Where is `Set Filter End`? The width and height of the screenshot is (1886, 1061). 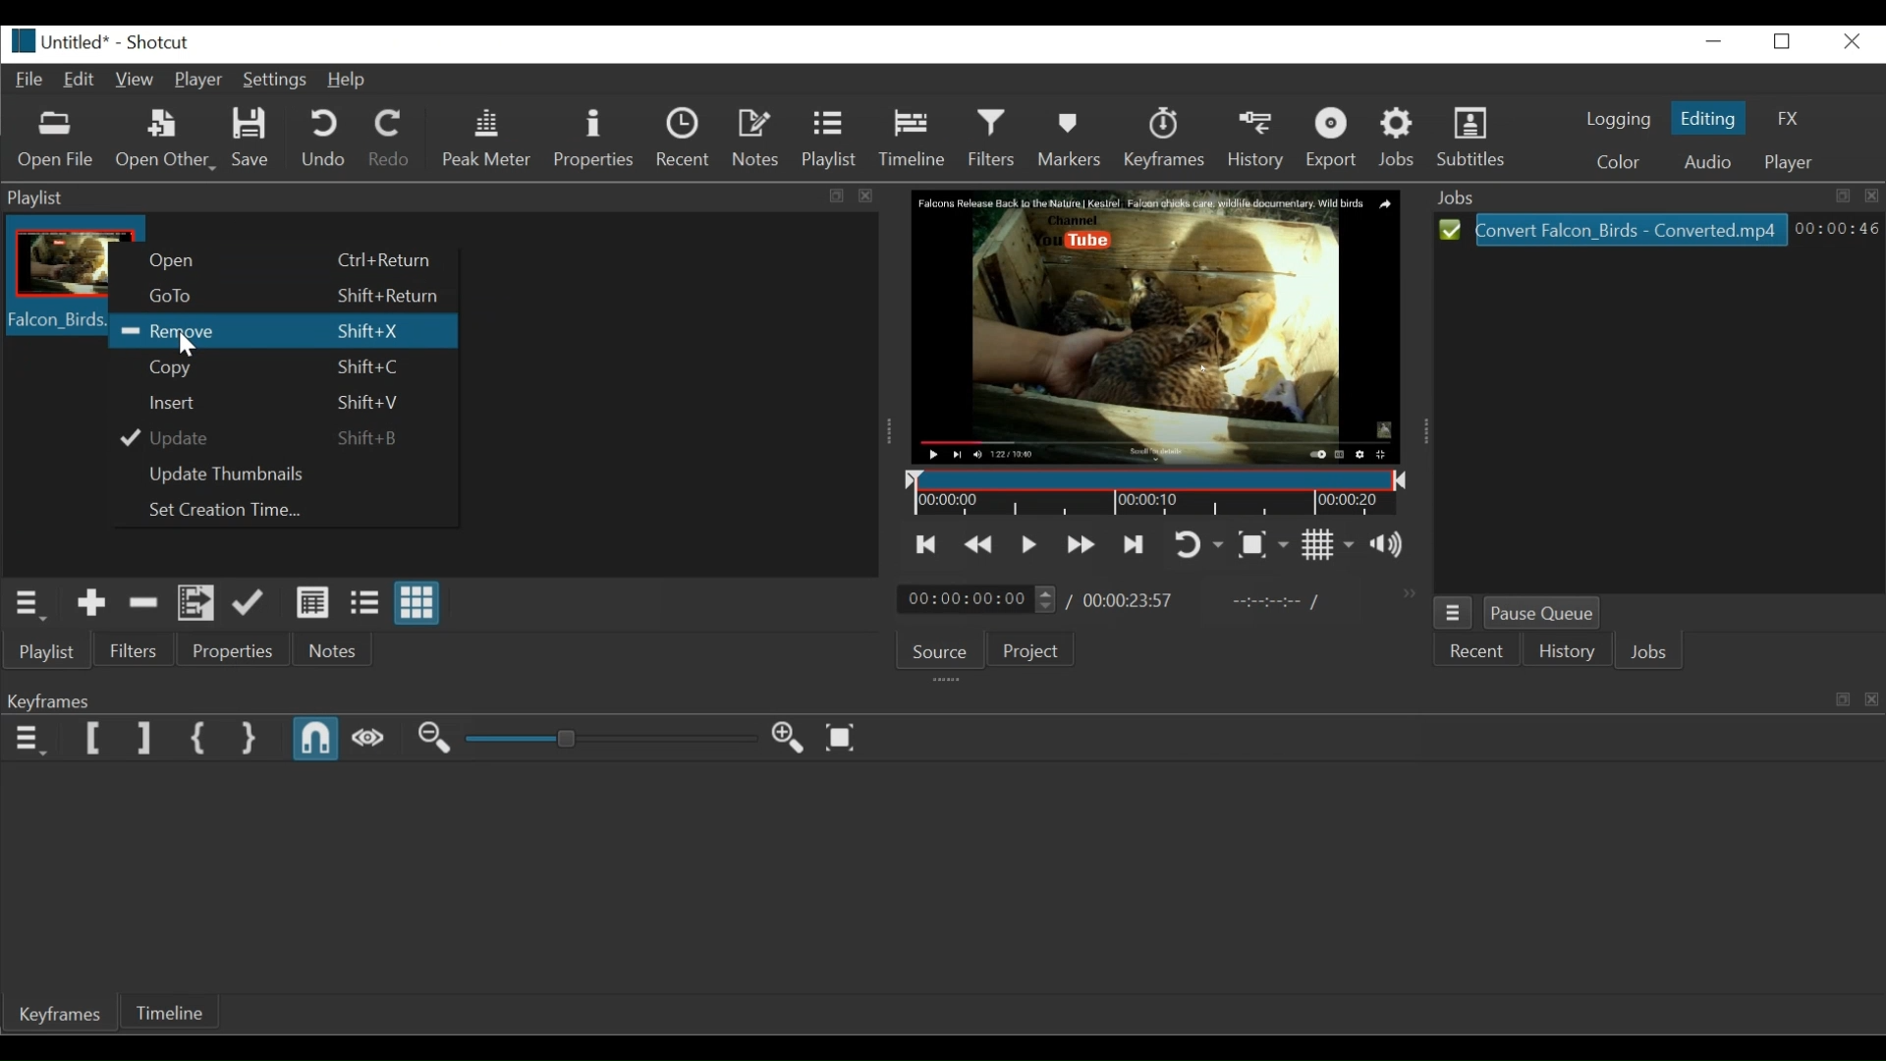 Set Filter End is located at coordinates (142, 738).